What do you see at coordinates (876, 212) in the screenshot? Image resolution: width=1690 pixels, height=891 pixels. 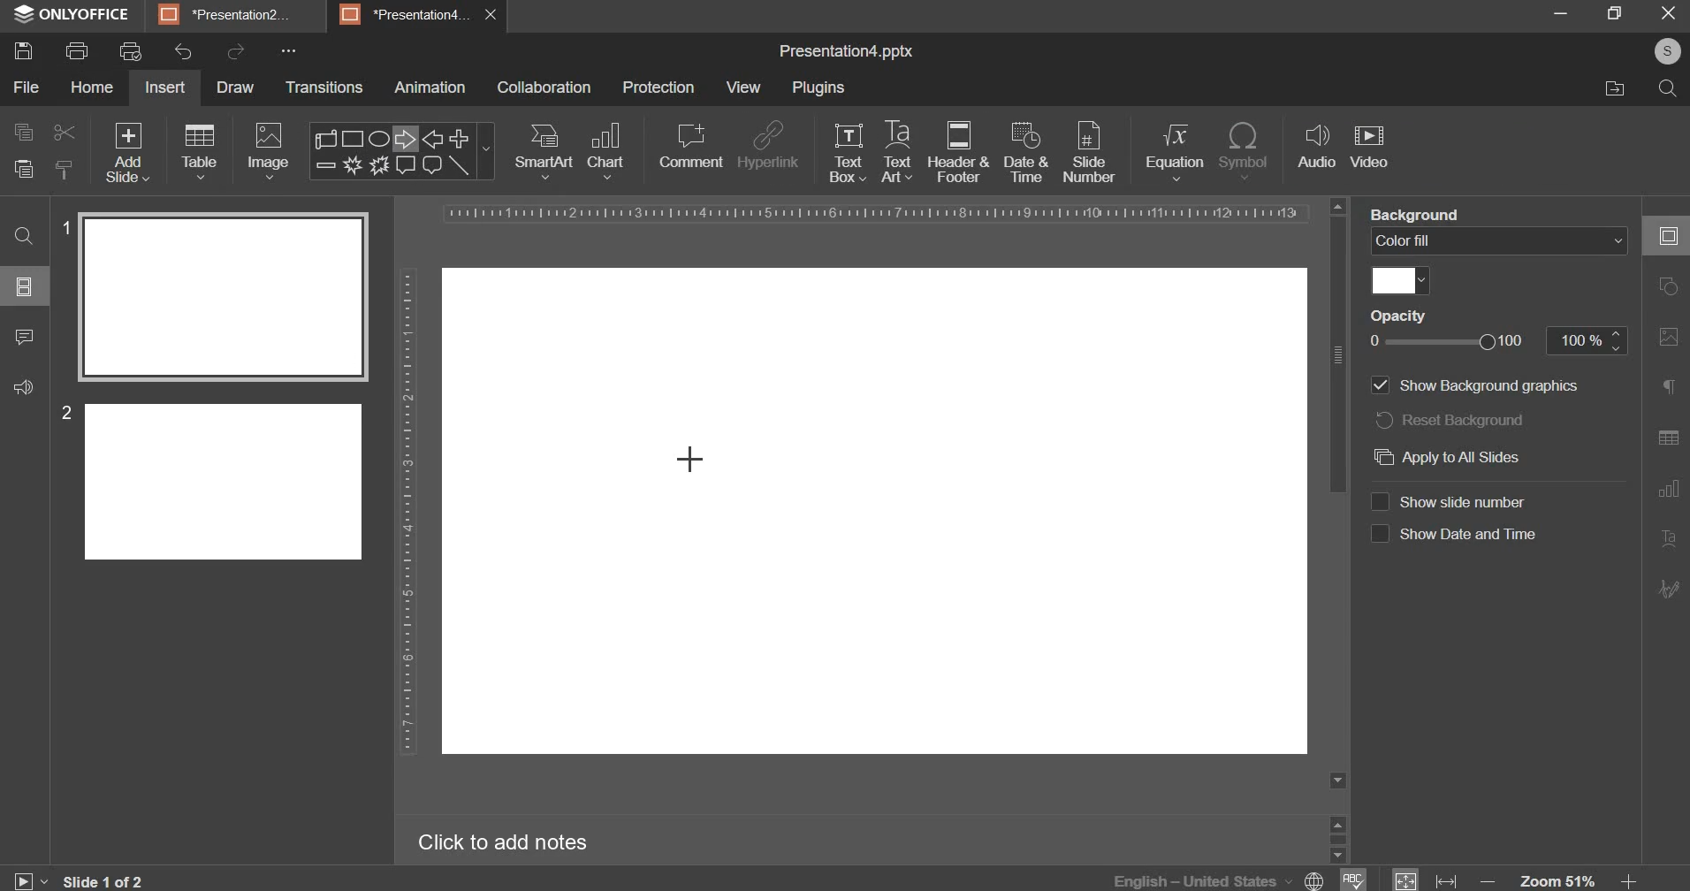 I see `horizontal scale` at bounding box center [876, 212].